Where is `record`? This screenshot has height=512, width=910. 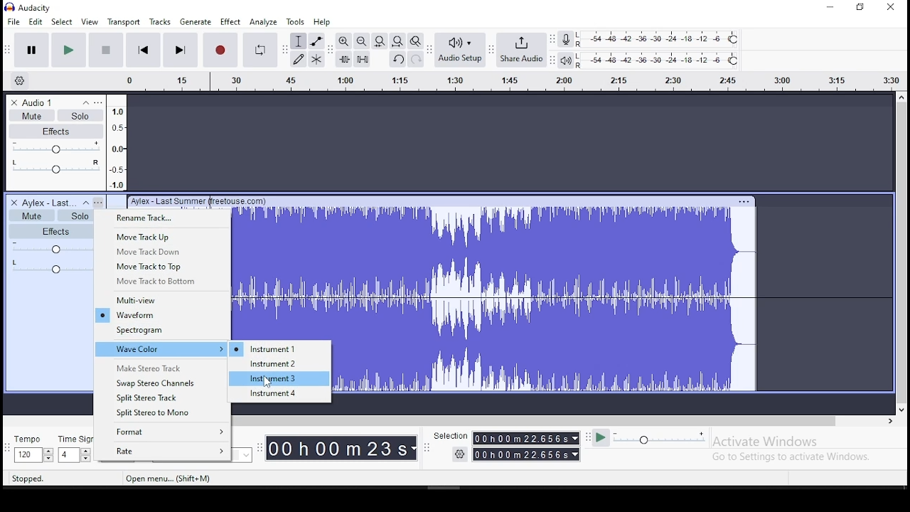 record is located at coordinates (220, 50).